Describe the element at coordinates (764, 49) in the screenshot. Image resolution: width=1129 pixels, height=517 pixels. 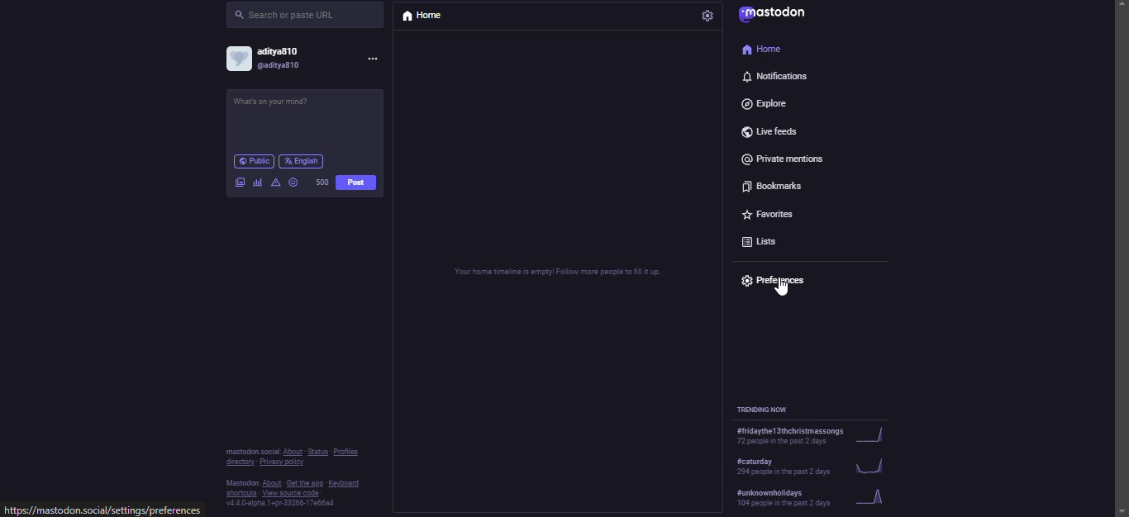
I see `home` at that location.